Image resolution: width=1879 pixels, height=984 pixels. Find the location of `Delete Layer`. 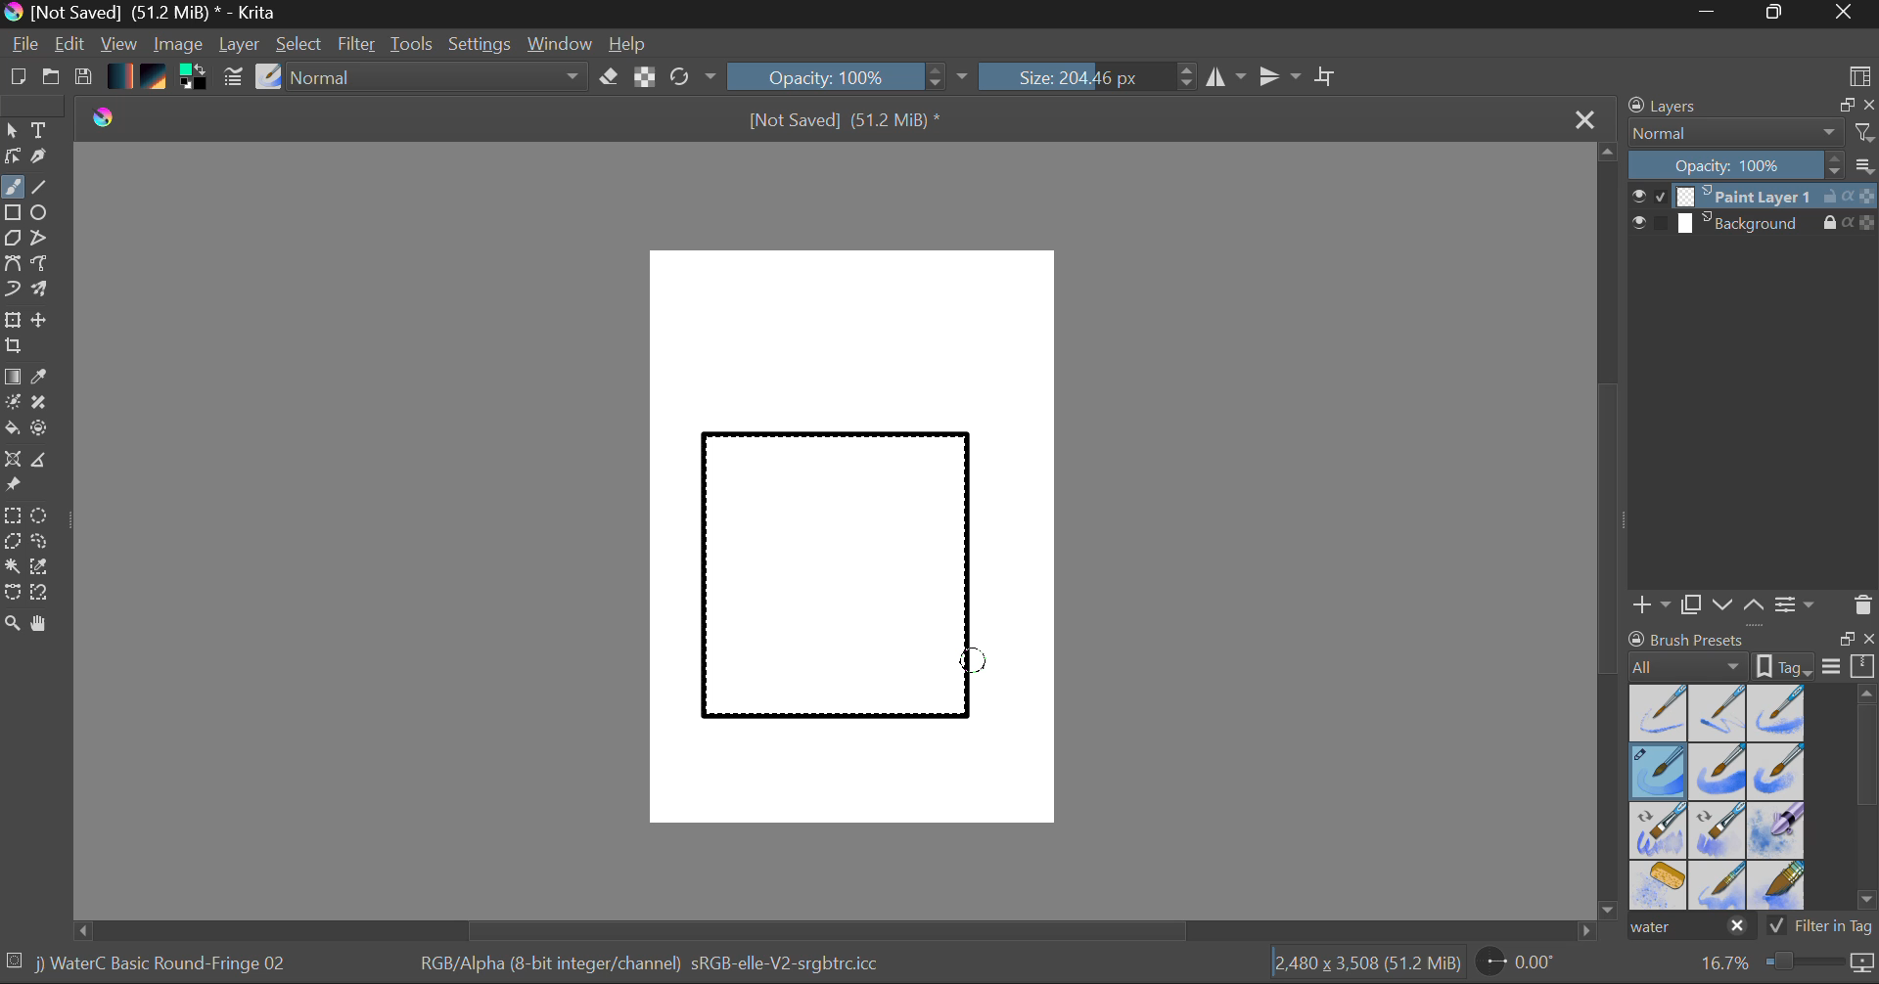

Delete Layer is located at coordinates (1863, 605).